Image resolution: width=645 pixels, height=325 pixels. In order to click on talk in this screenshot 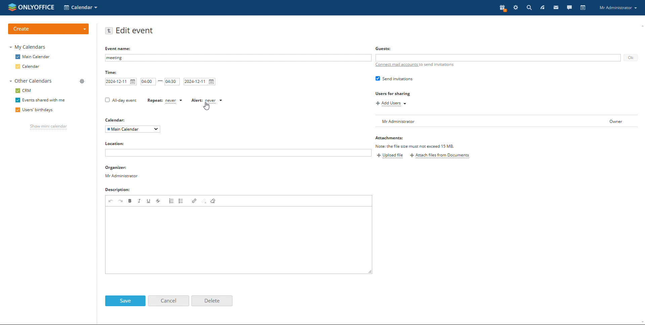, I will do `click(569, 8)`.